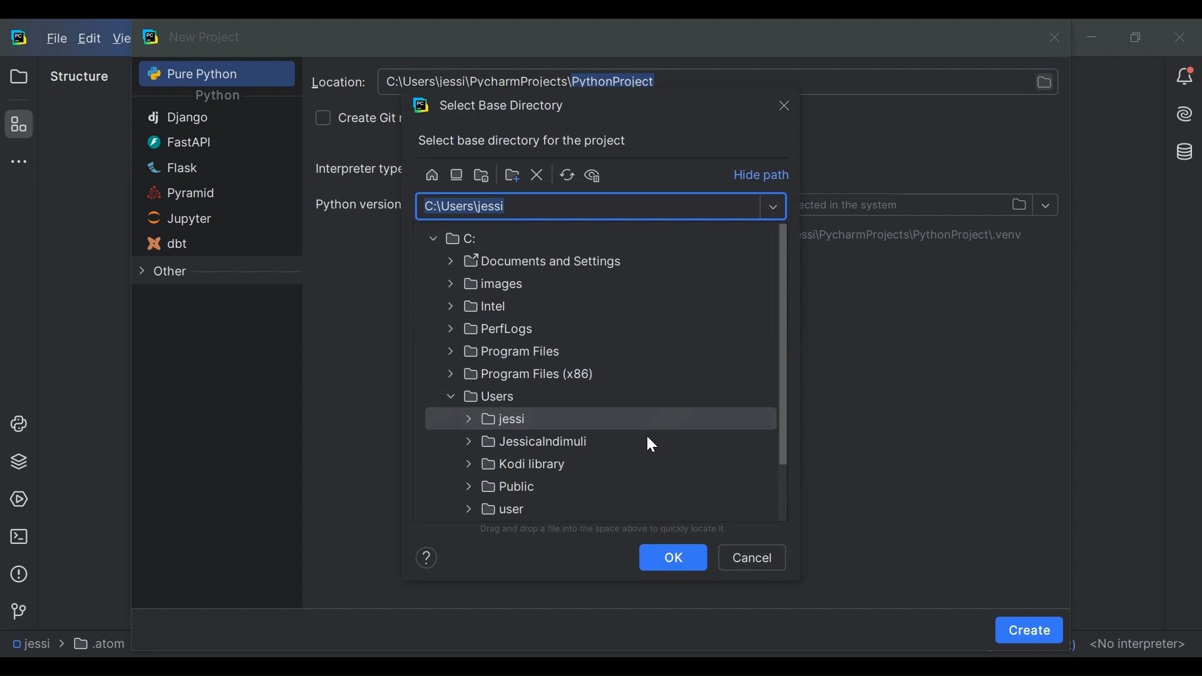  What do you see at coordinates (1094, 38) in the screenshot?
I see `minimize` at bounding box center [1094, 38].